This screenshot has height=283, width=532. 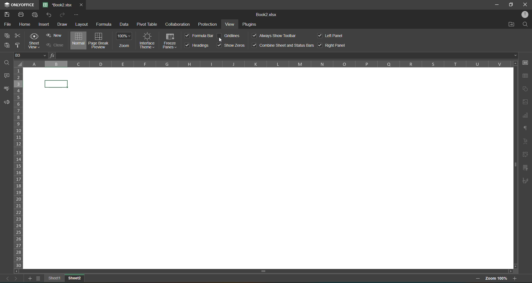 I want to click on find, so click(x=526, y=23).